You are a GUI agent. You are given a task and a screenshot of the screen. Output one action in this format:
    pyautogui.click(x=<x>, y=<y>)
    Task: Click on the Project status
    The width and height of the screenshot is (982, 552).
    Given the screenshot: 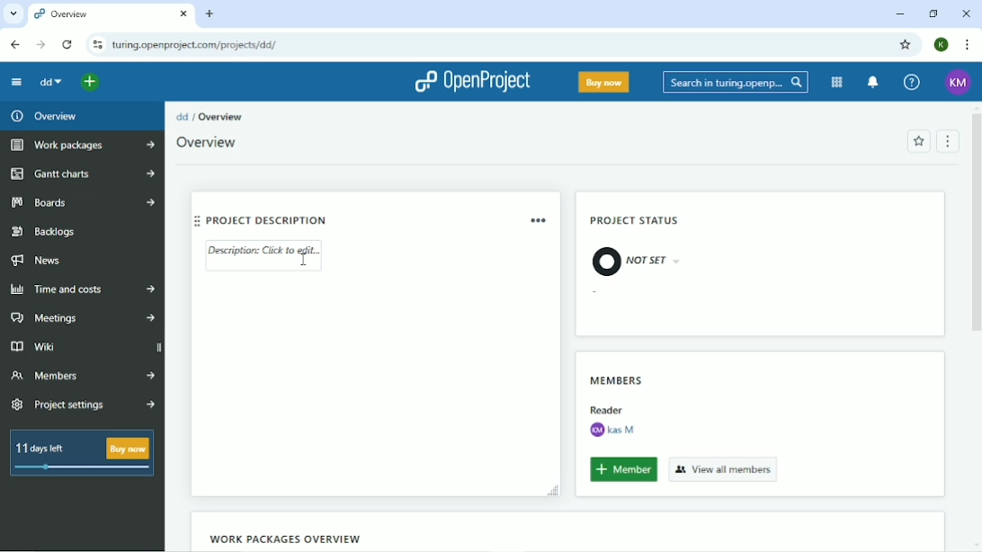 What is the action you would take?
    pyautogui.click(x=637, y=222)
    